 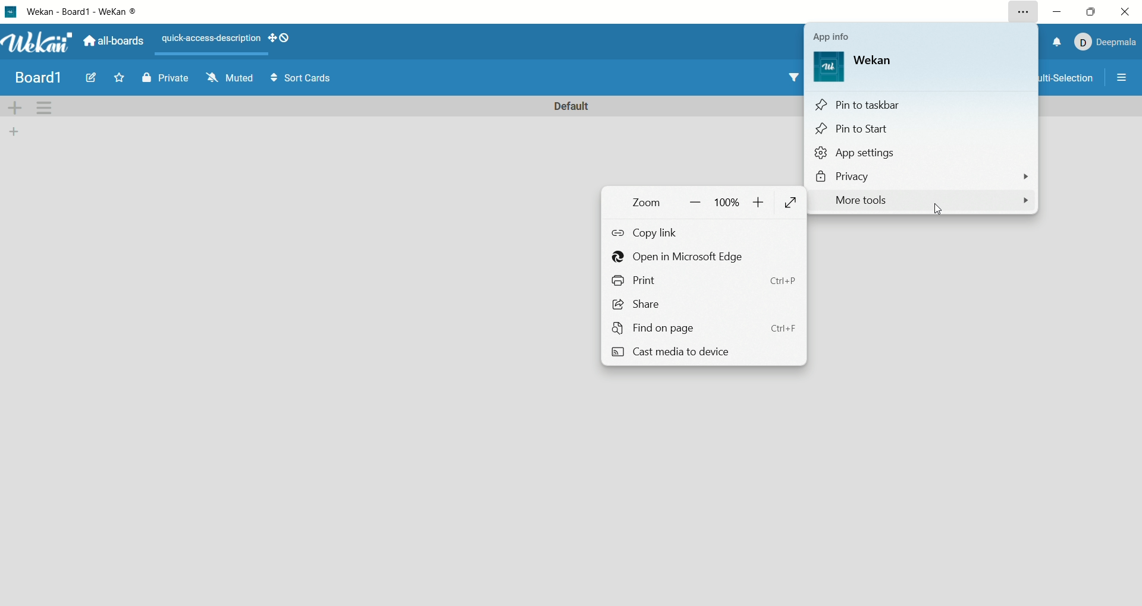 What do you see at coordinates (270, 35) in the screenshot?
I see `show-desktop-drag-handles` at bounding box center [270, 35].